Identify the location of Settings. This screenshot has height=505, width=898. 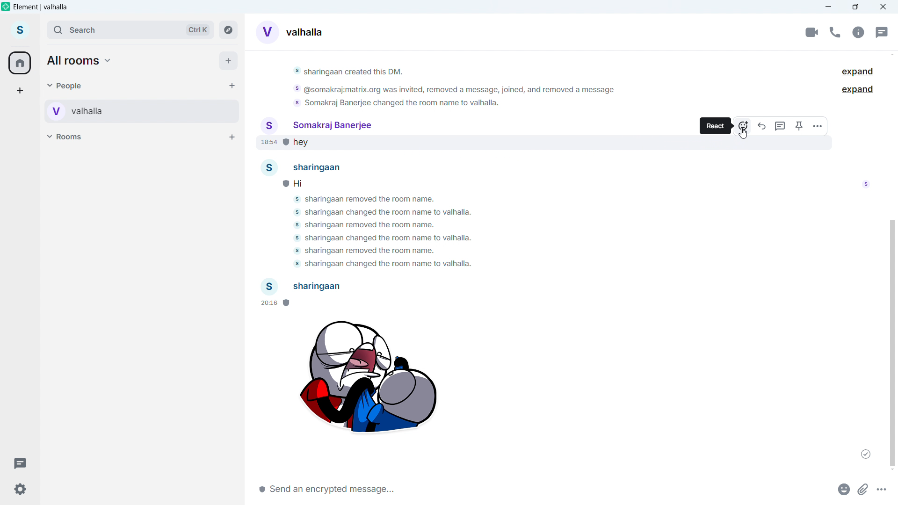
(18, 491).